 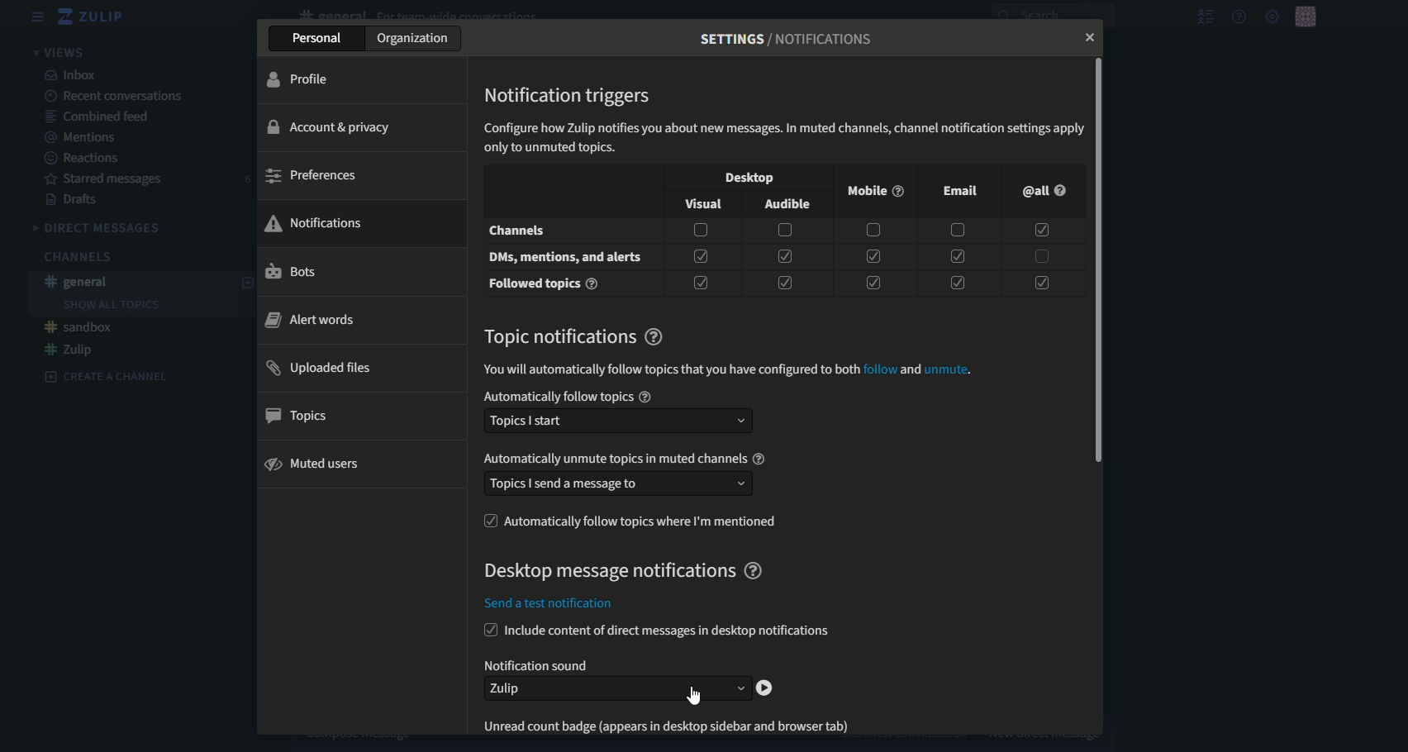 What do you see at coordinates (315, 464) in the screenshot?
I see `muted users` at bounding box center [315, 464].